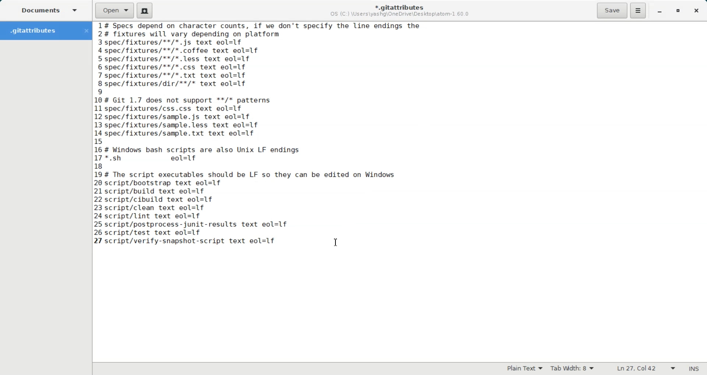 This screenshot has width=707, height=375. I want to click on Maximize, so click(679, 11).